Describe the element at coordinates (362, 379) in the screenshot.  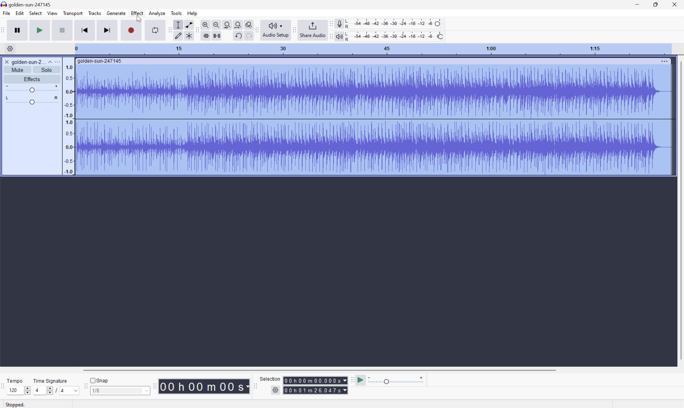
I see `Play at speed` at that location.